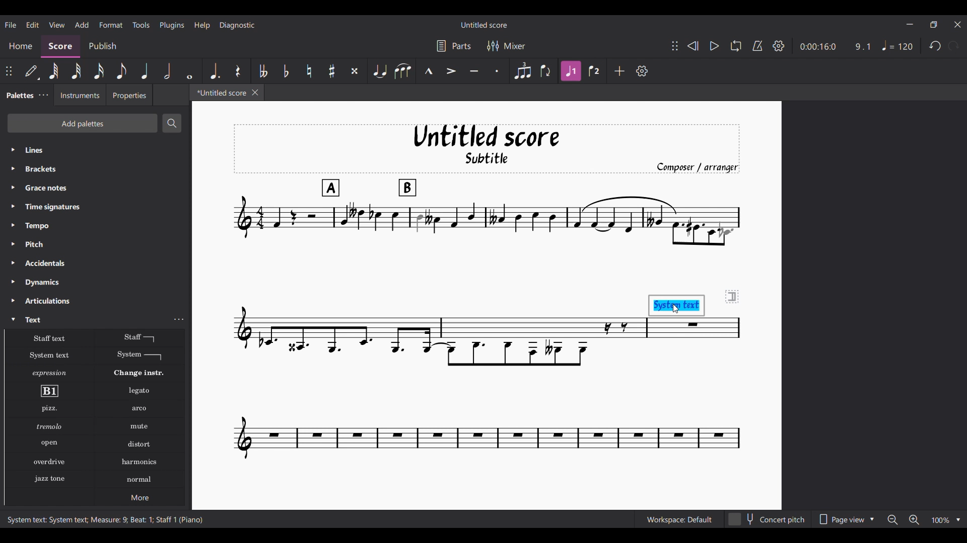 The image size is (967, 543). Describe the element at coordinates (953, 46) in the screenshot. I see `Redo` at that location.